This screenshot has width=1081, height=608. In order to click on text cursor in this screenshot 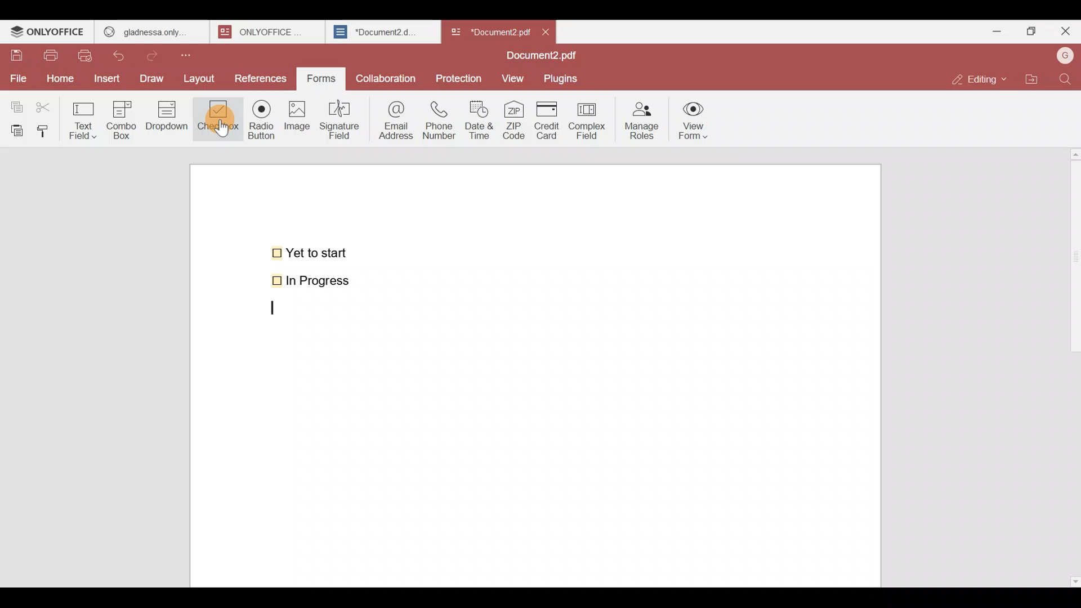, I will do `click(273, 308)`.